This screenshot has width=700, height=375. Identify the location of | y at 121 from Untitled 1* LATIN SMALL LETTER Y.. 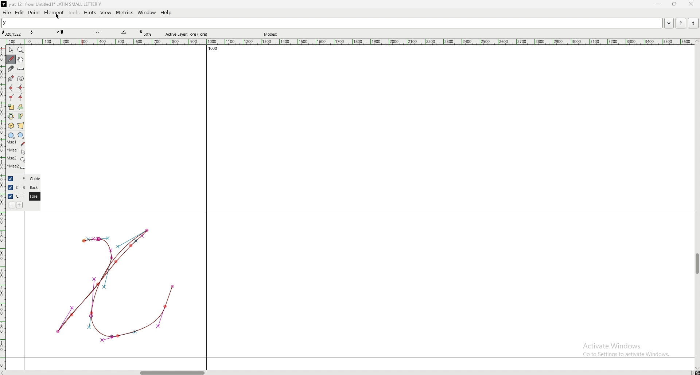
(57, 4).